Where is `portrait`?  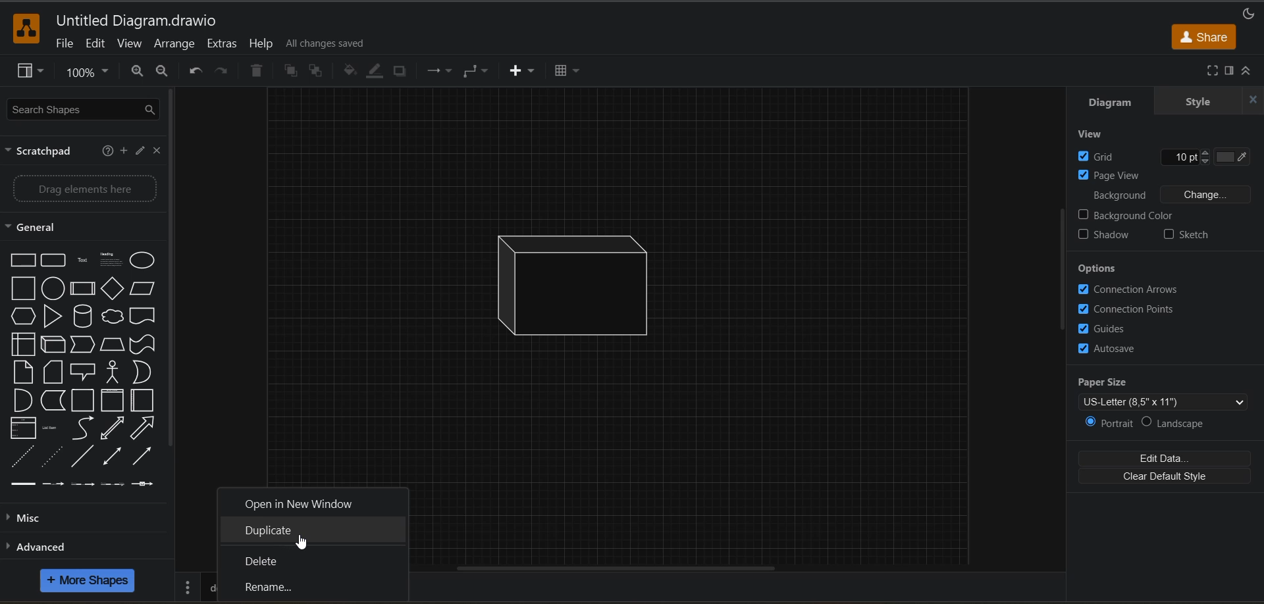
portrait is located at coordinates (1112, 424).